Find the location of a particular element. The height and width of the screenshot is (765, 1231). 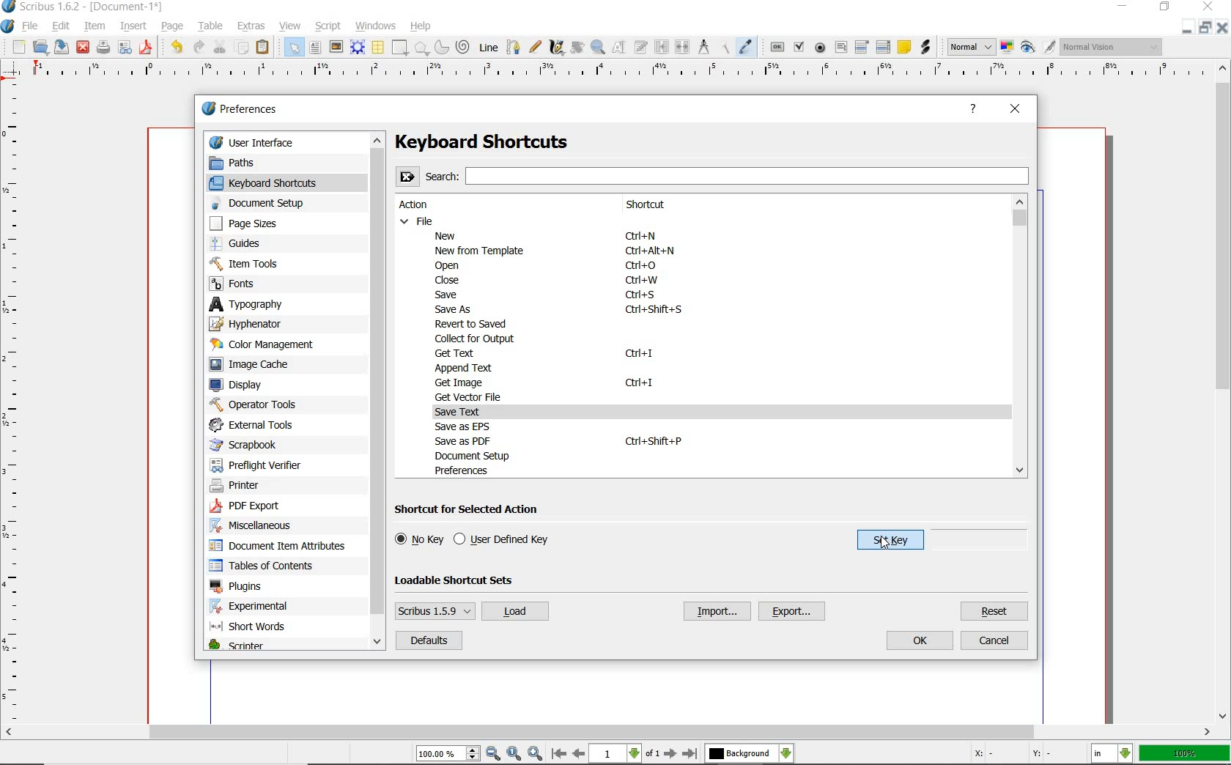

preview mode is located at coordinates (1037, 47).